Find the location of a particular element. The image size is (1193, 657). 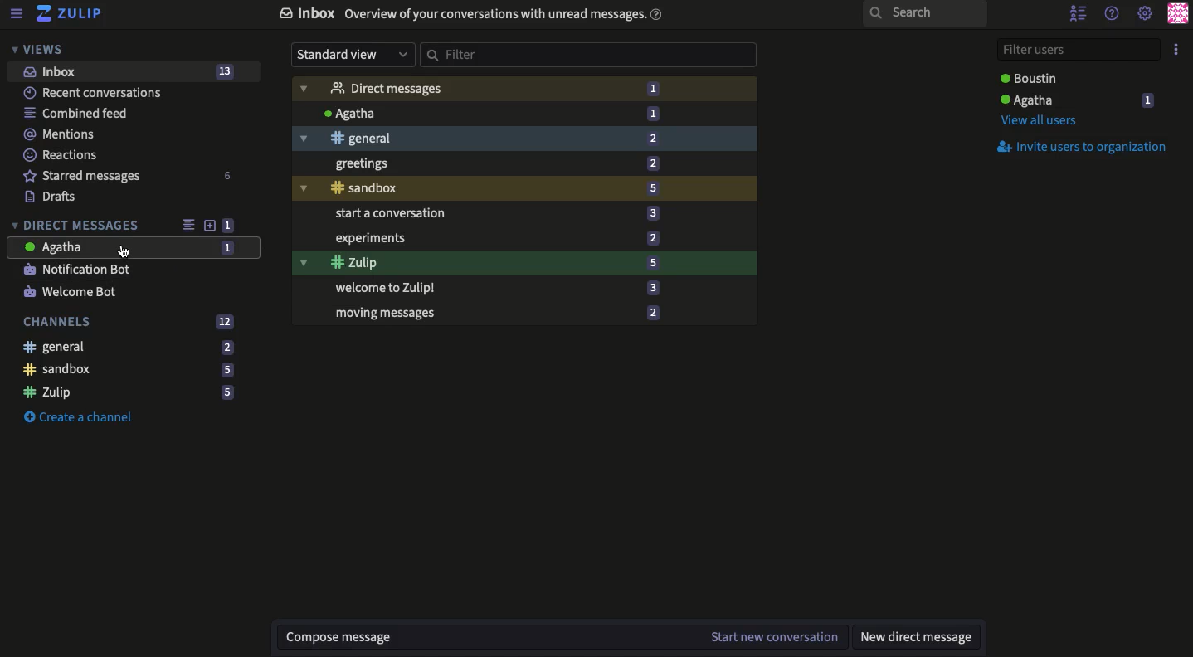

General is located at coordinates (129, 348).